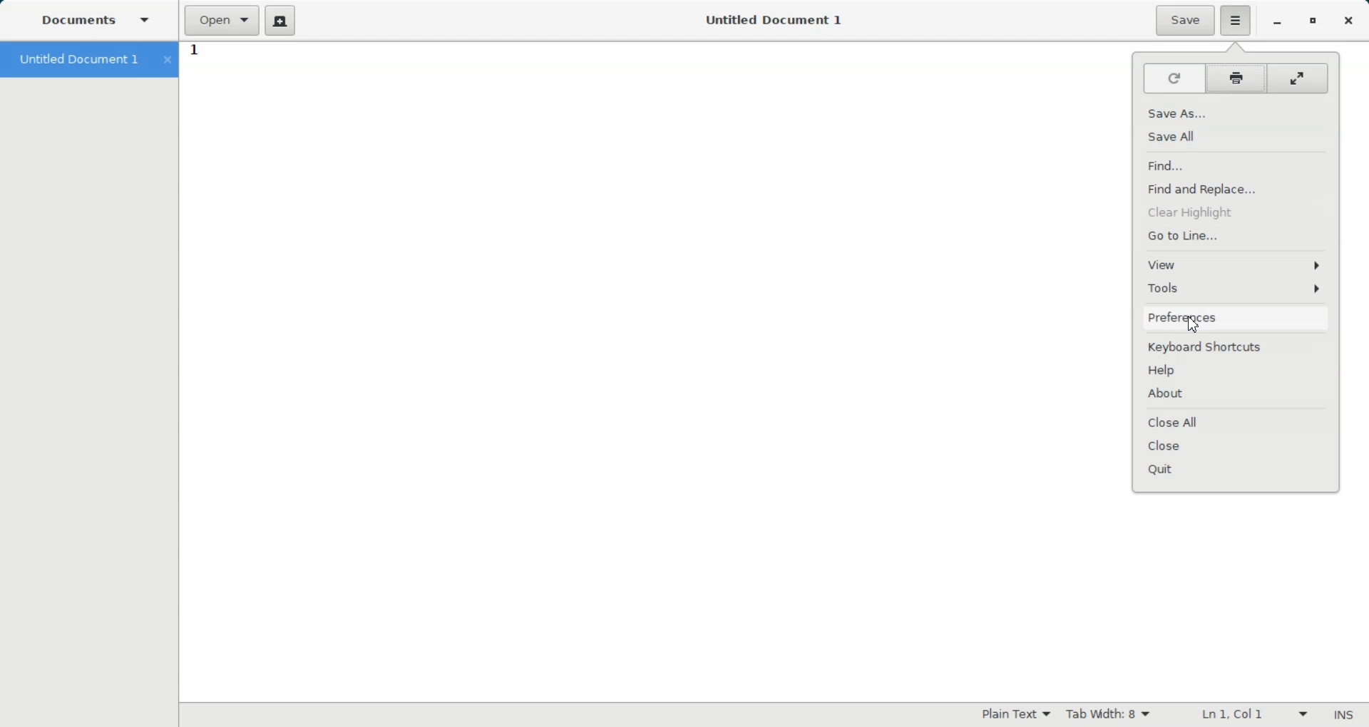 Image resolution: width=1369 pixels, height=727 pixels. I want to click on Close All, so click(1236, 421).